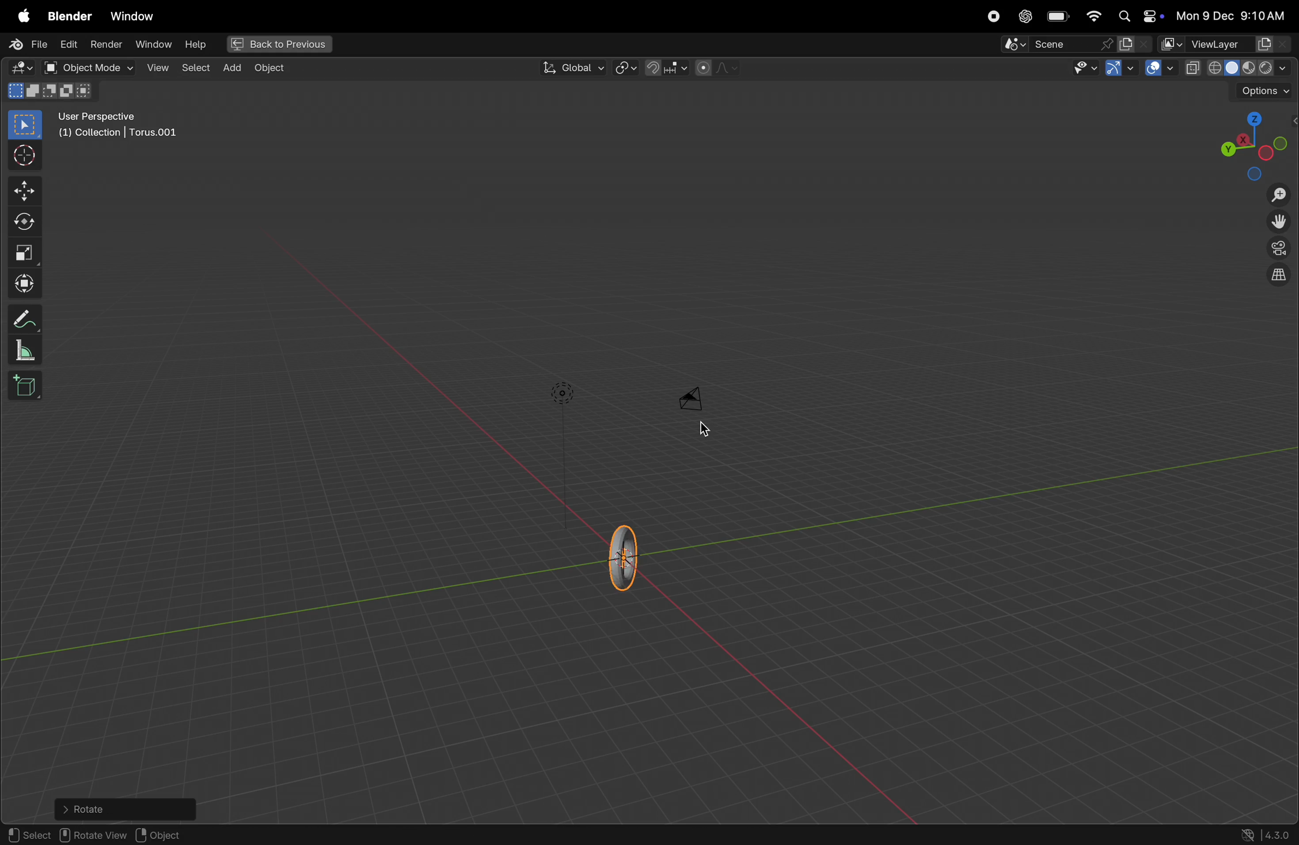  Describe the element at coordinates (26, 125) in the screenshot. I see `select` at that location.